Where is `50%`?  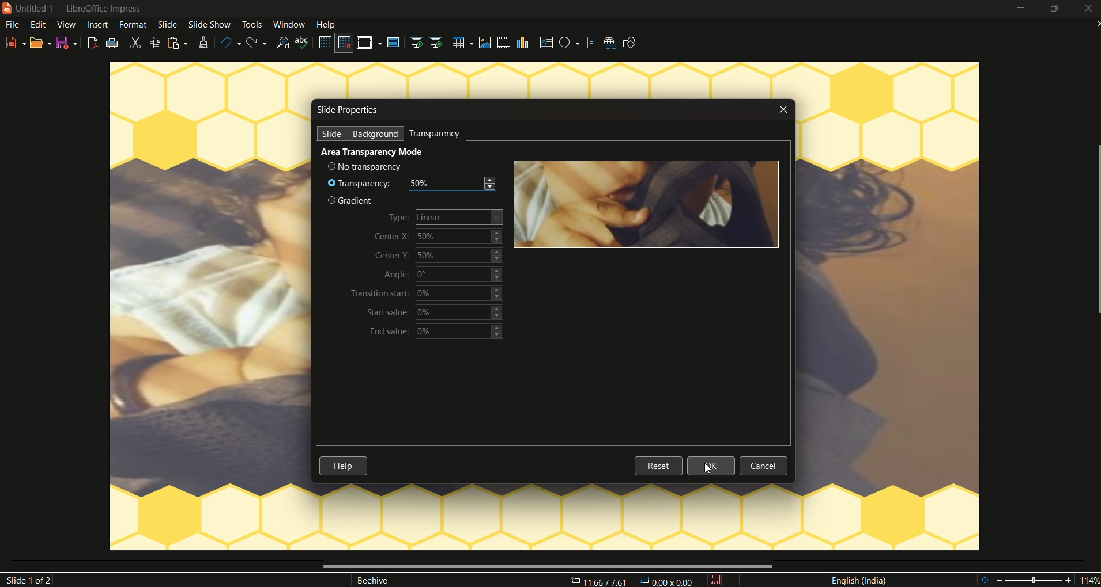 50% is located at coordinates (458, 255).